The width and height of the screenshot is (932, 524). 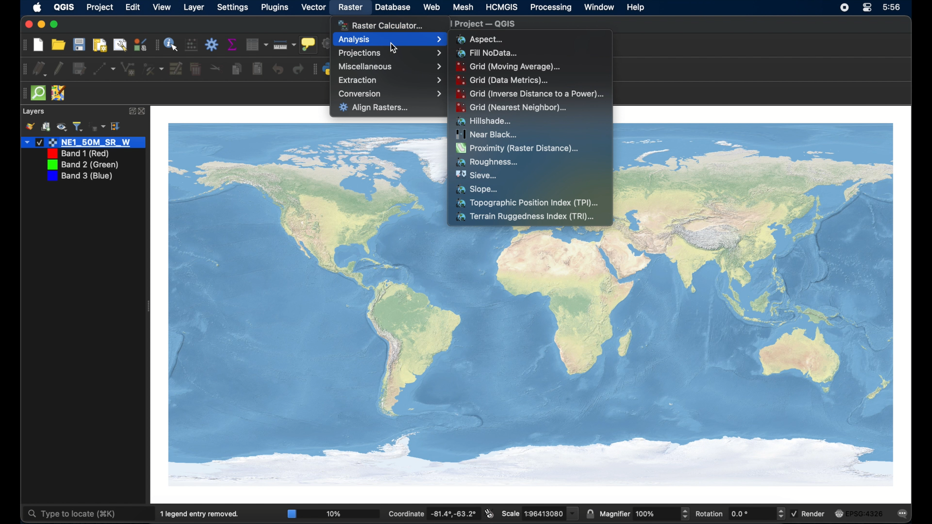 I want to click on undo, so click(x=278, y=69).